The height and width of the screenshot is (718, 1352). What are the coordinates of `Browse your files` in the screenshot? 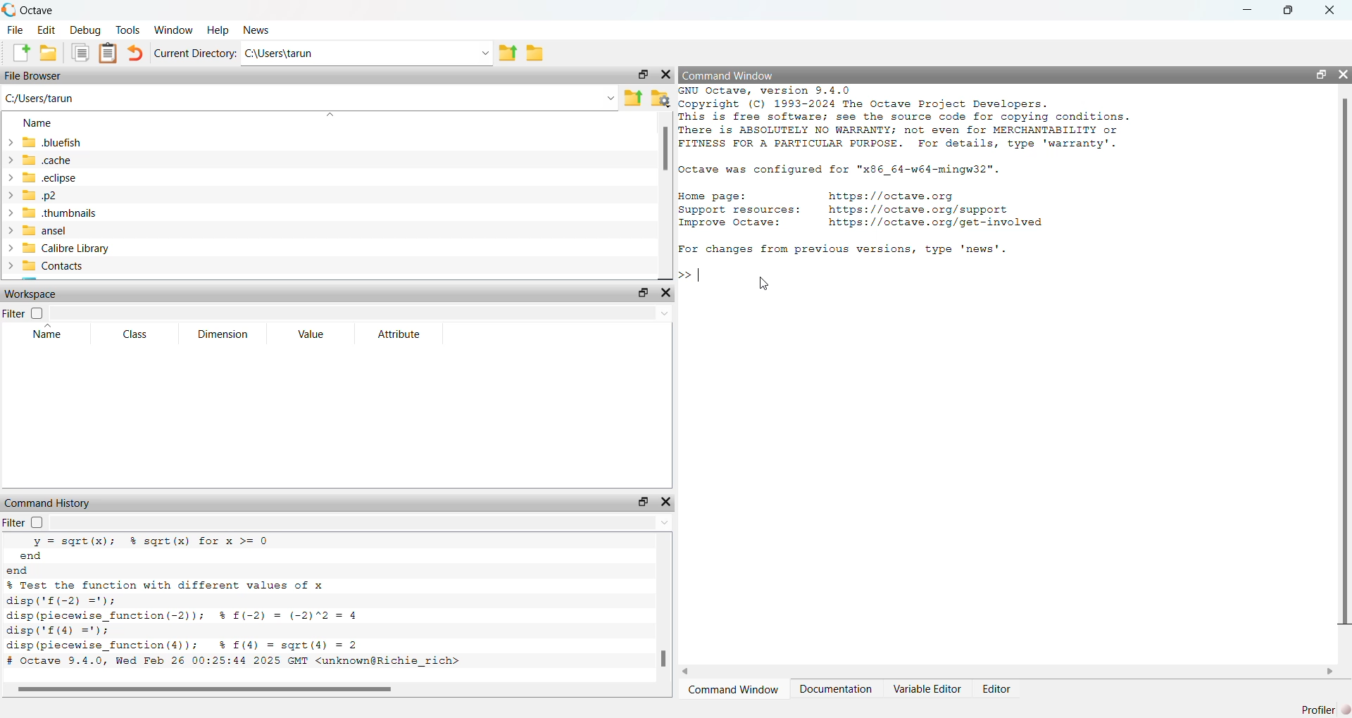 It's located at (659, 97).